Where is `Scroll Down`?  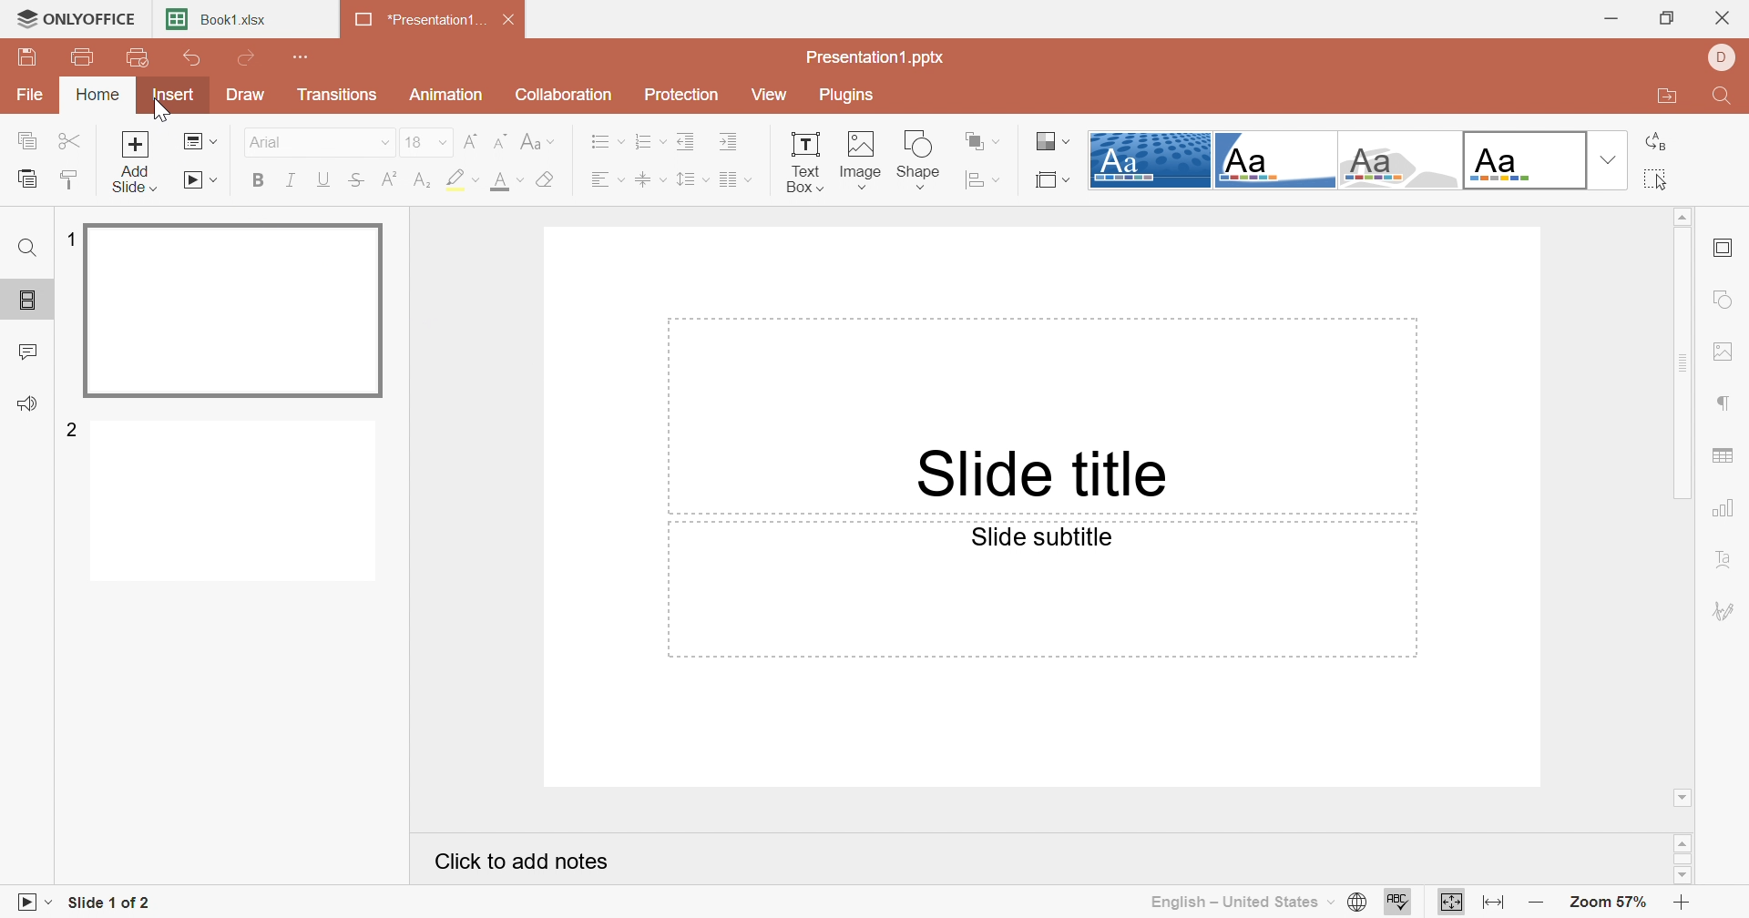 Scroll Down is located at coordinates (1684, 795).